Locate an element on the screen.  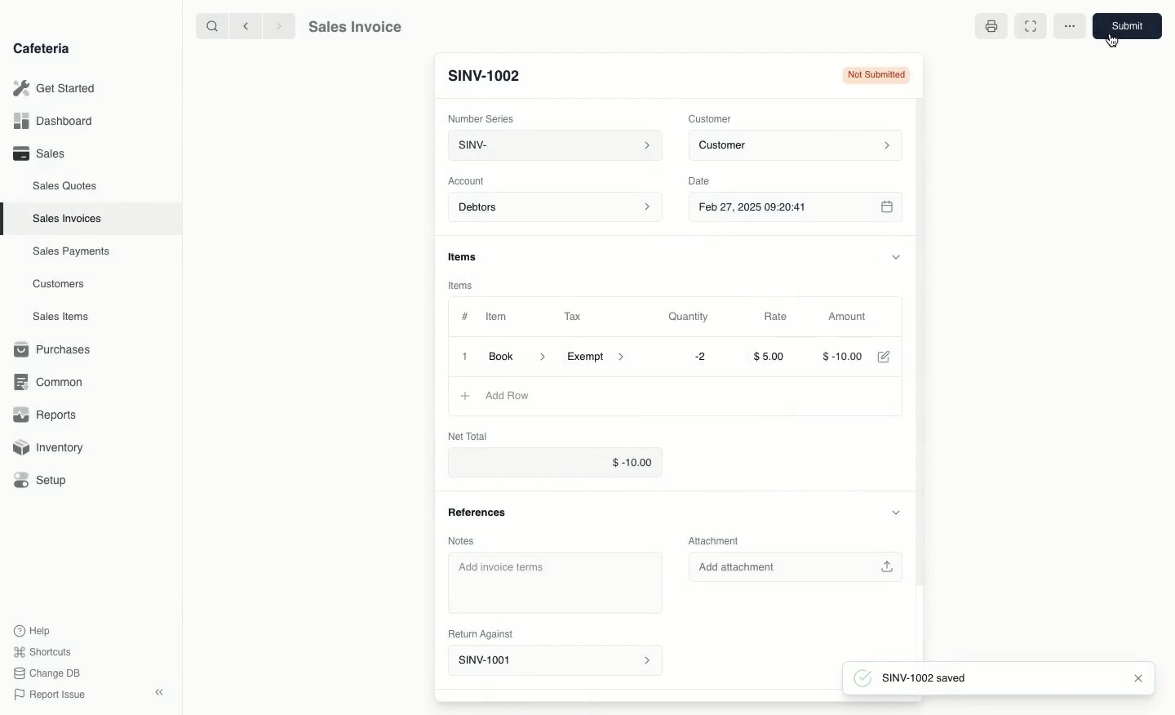
Add invoice terms is located at coordinates (553, 582).